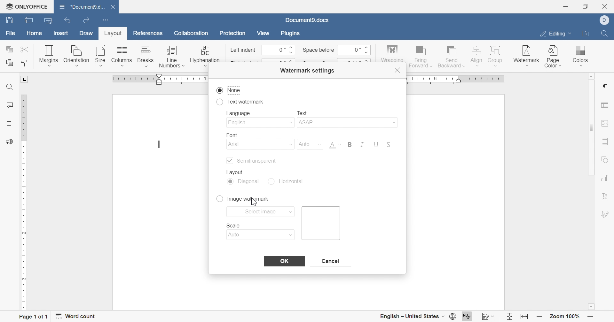  What do you see at coordinates (229, 90) in the screenshot?
I see `none` at bounding box center [229, 90].